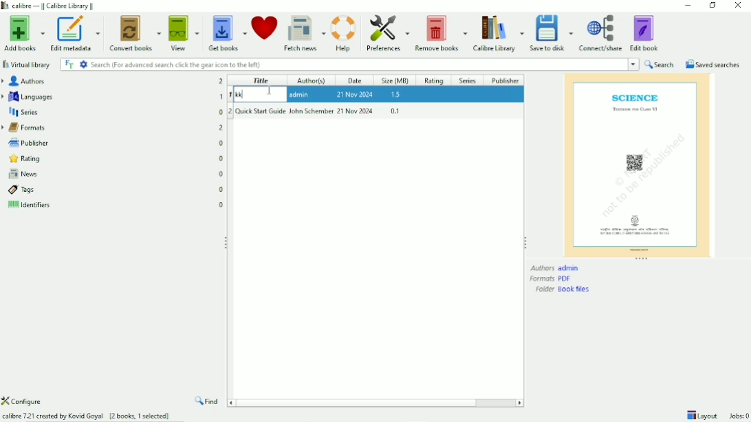 The image size is (751, 422). I want to click on Identifiers, so click(28, 206).